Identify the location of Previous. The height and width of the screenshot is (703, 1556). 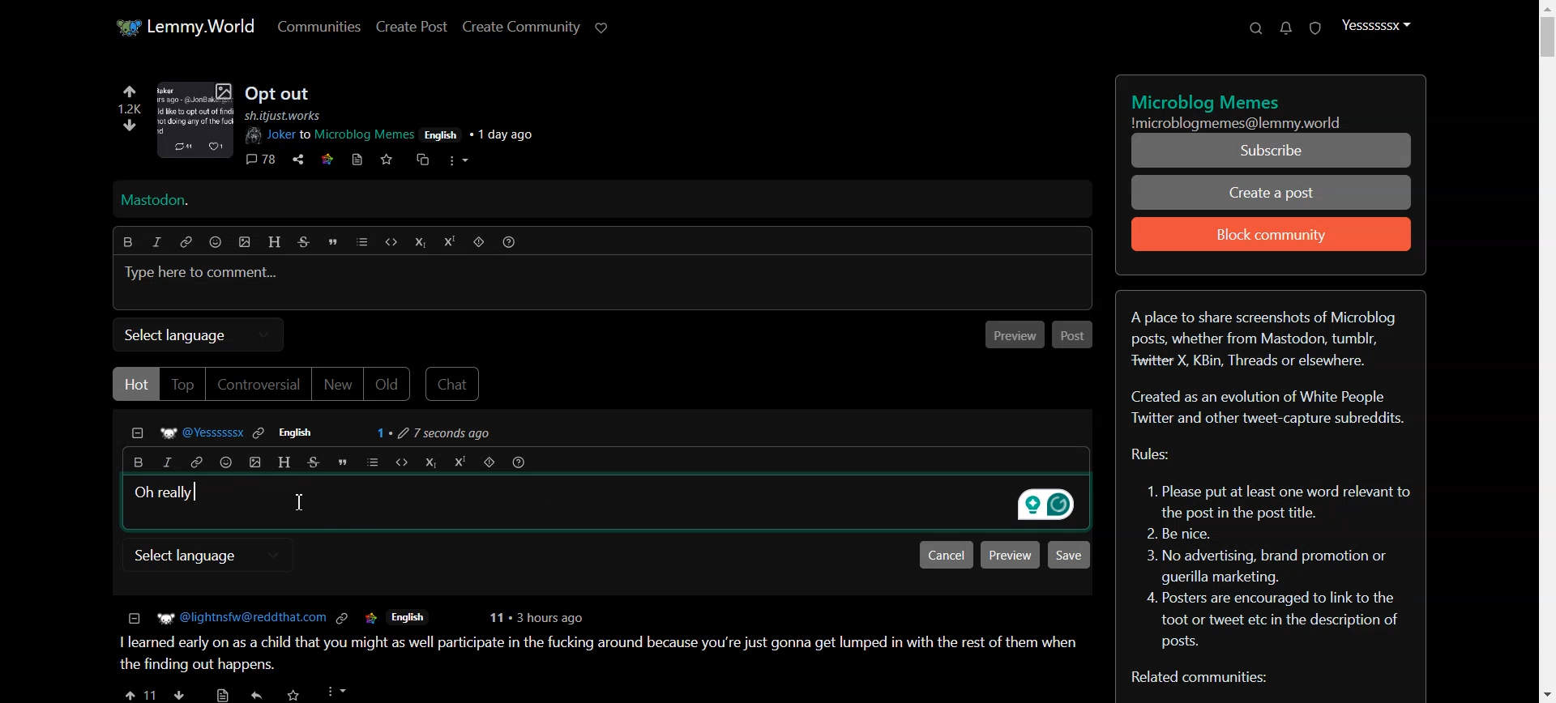
(1013, 334).